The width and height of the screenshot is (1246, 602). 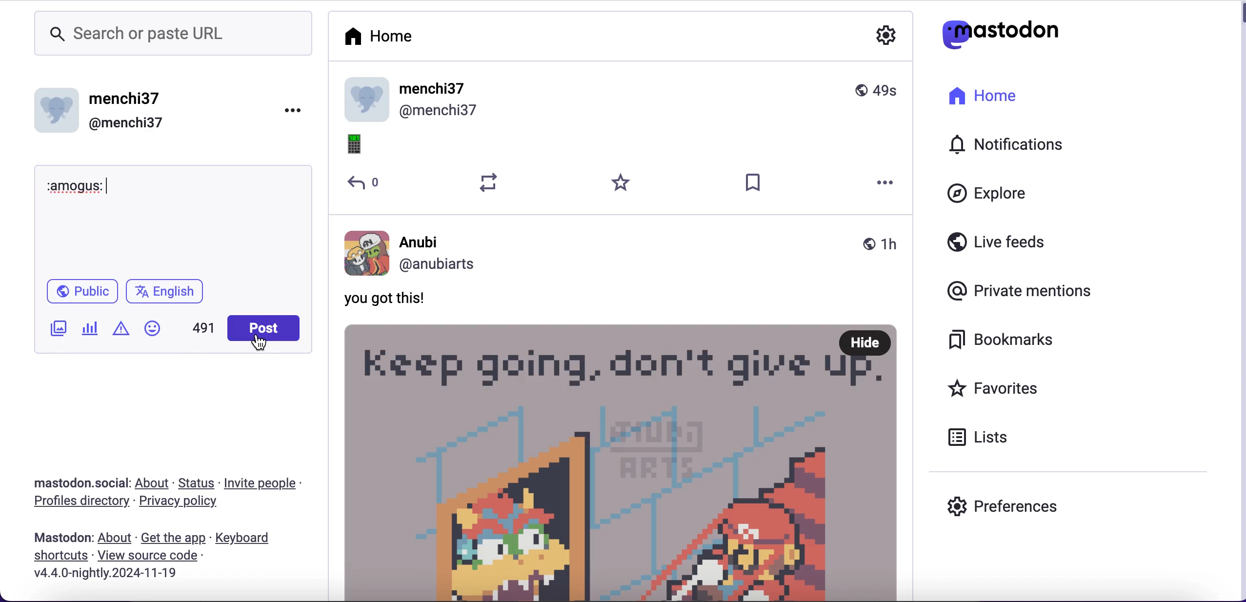 What do you see at coordinates (90, 331) in the screenshot?
I see `add poll` at bounding box center [90, 331].